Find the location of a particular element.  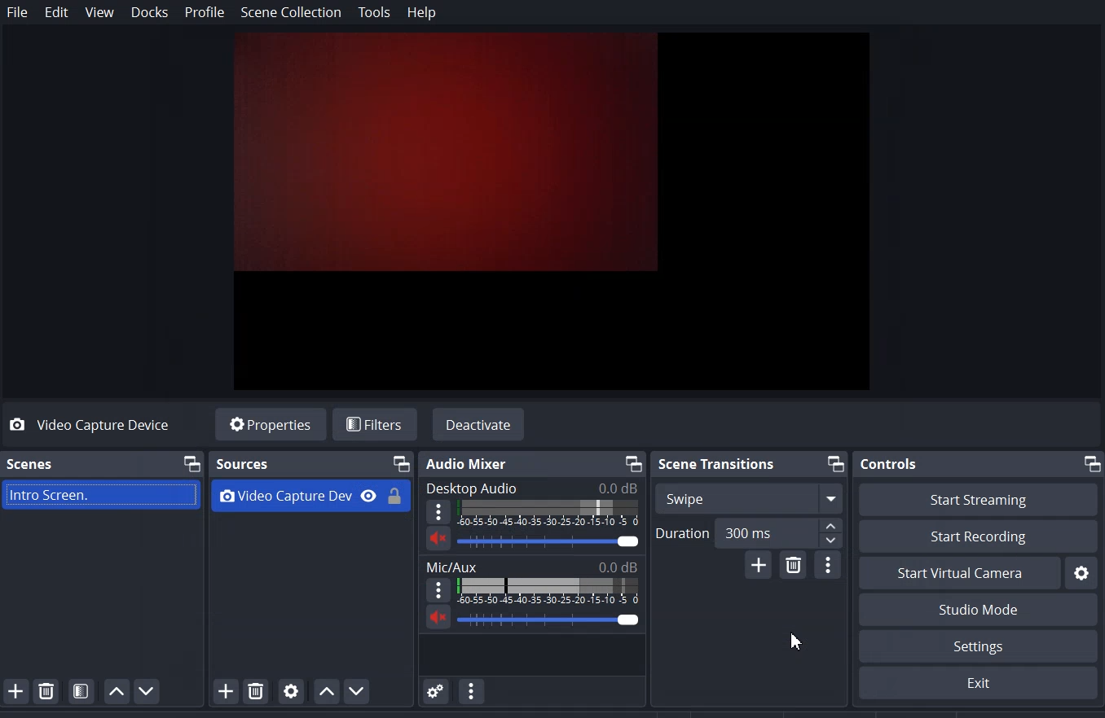

Open scene filter is located at coordinates (81, 691).